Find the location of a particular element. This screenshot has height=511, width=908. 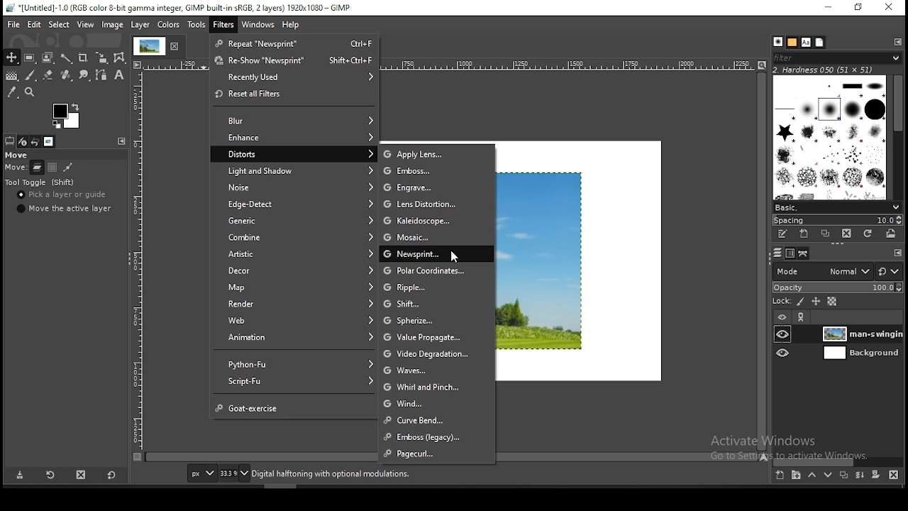

help is located at coordinates (290, 26).